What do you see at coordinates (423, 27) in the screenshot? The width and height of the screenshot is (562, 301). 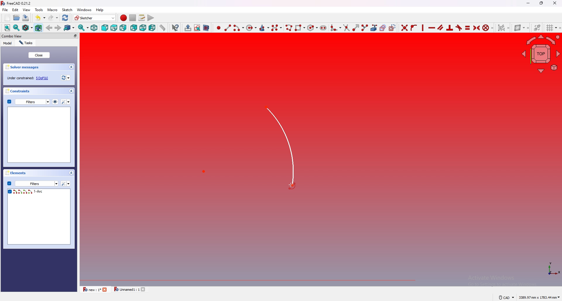 I see `constraint vertically` at bounding box center [423, 27].